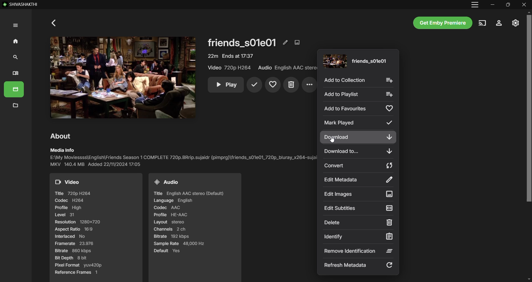 The width and height of the screenshot is (532, 282). What do you see at coordinates (359, 95) in the screenshot?
I see `Add to Playlist` at bounding box center [359, 95].